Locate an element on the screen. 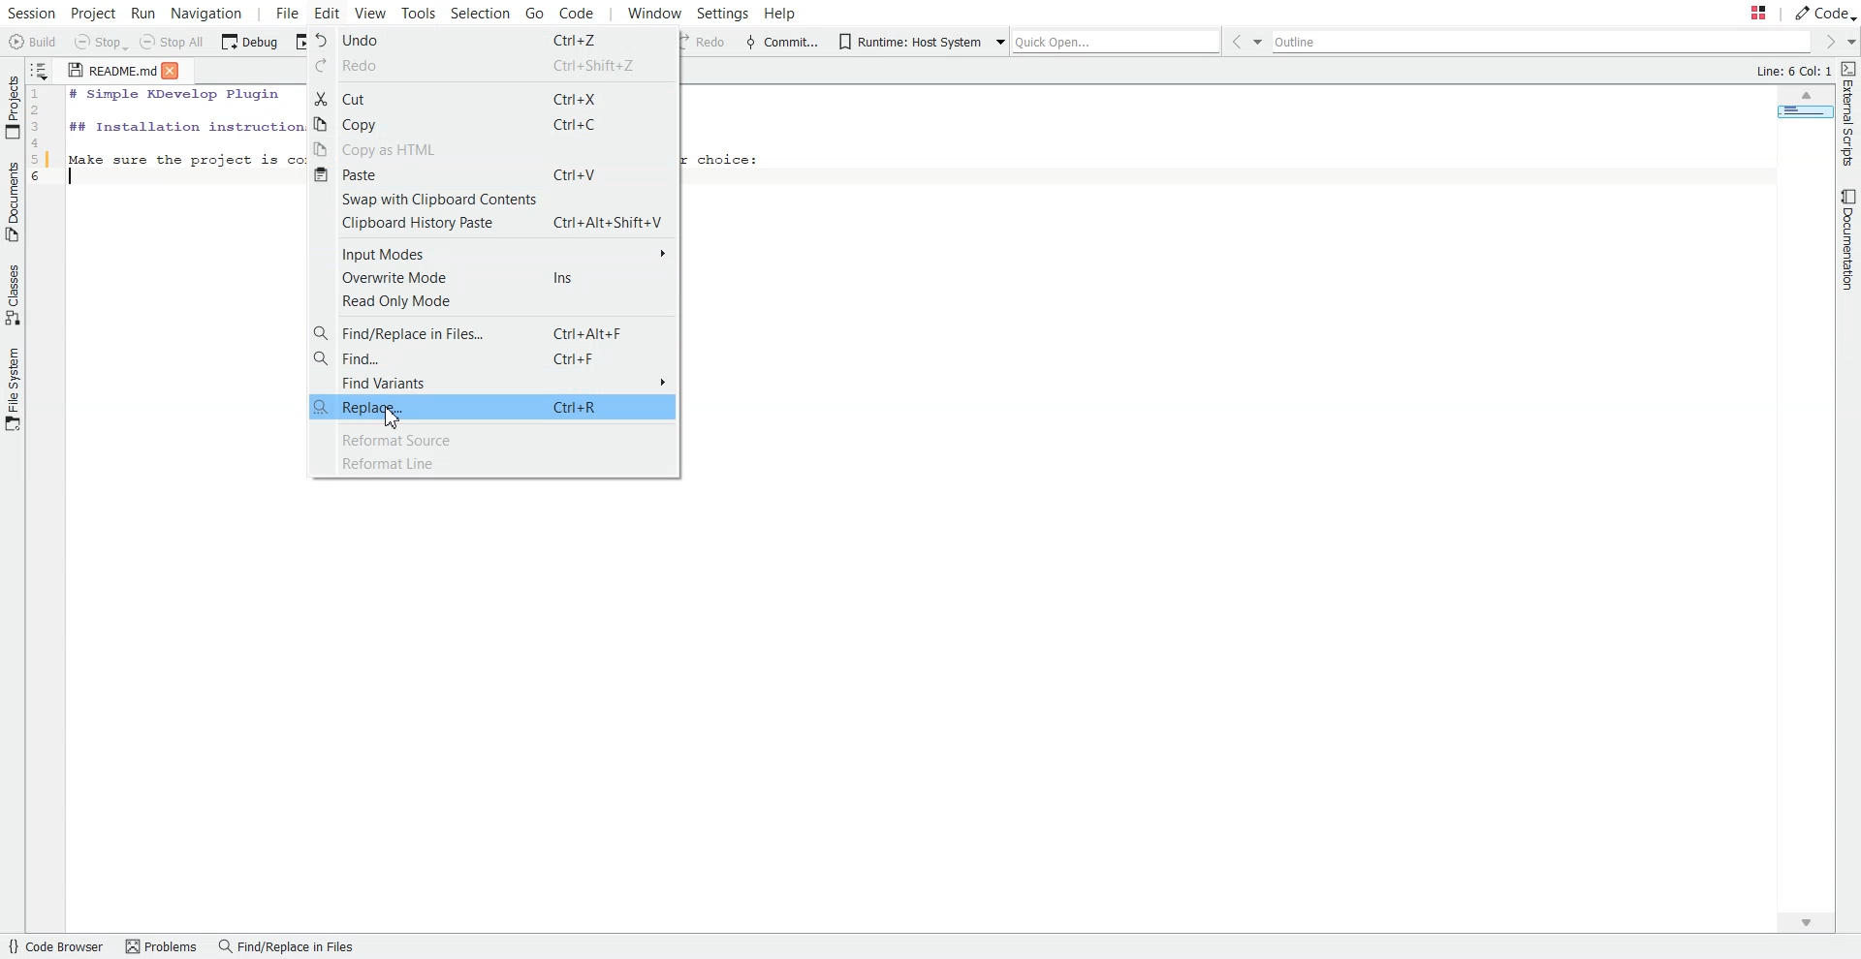 Image resolution: width=1861 pixels, height=959 pixels. Find/Replace in Files Ctrl+Alt+F is located at coordinates (493, 331).